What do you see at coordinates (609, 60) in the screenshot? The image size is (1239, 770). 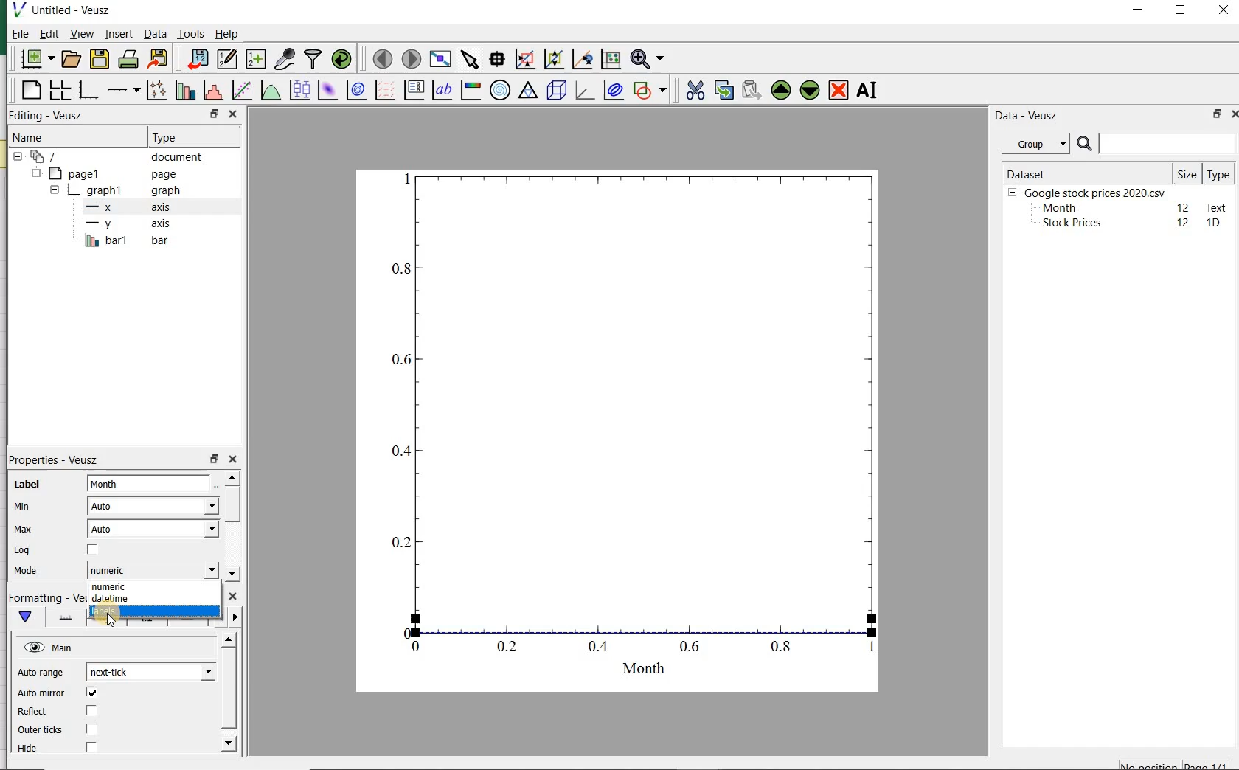 I see `click to reset graph axes` at bounding box center [609, 60].